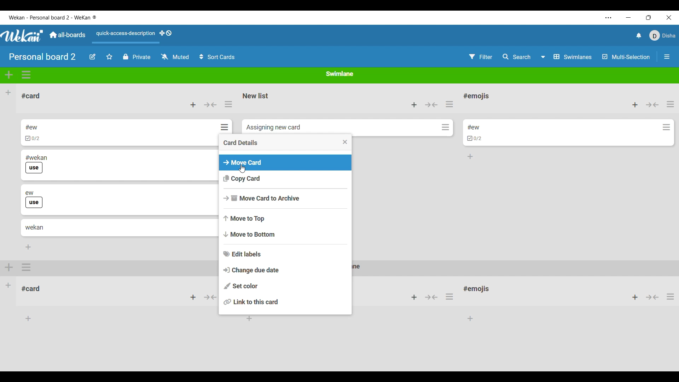  What do you see at coordinates (36, 164) in the screenshot?
I see `Card title and label` at bounding box center [36, 164].